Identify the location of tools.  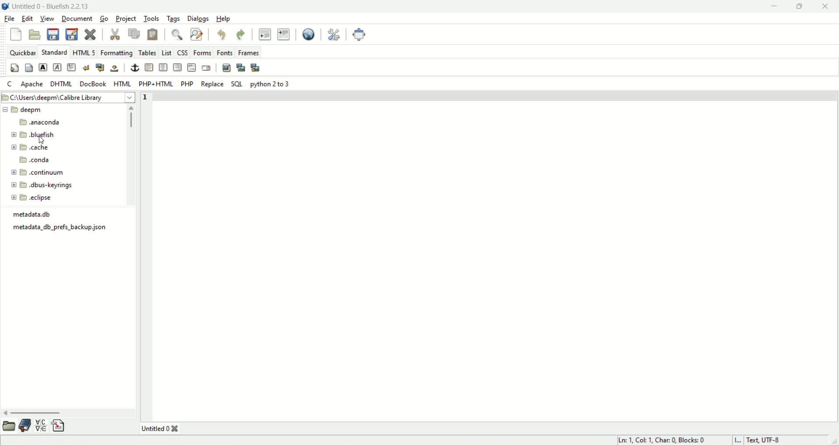
(151, 19).